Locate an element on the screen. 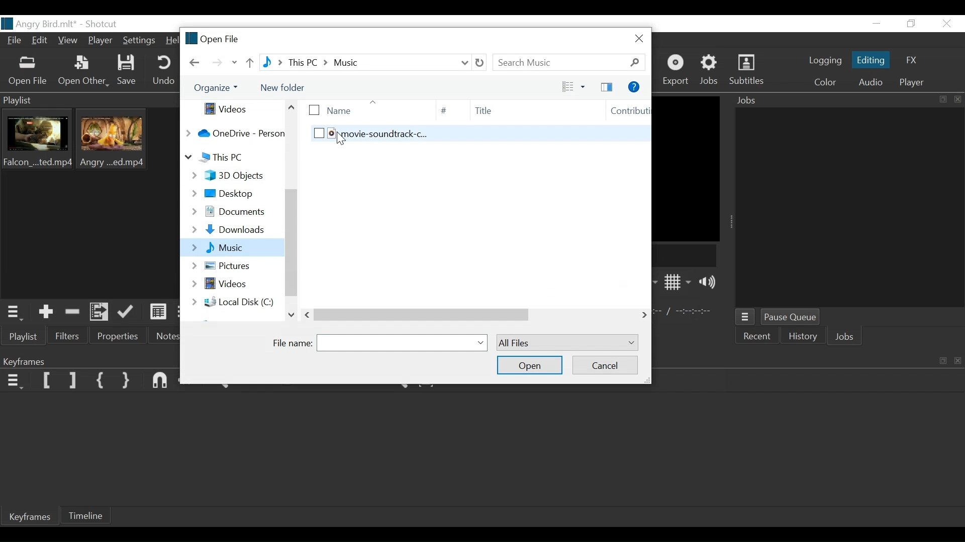 This screenshot has height=542, width=965. FX is located at coordinates (915, 59).